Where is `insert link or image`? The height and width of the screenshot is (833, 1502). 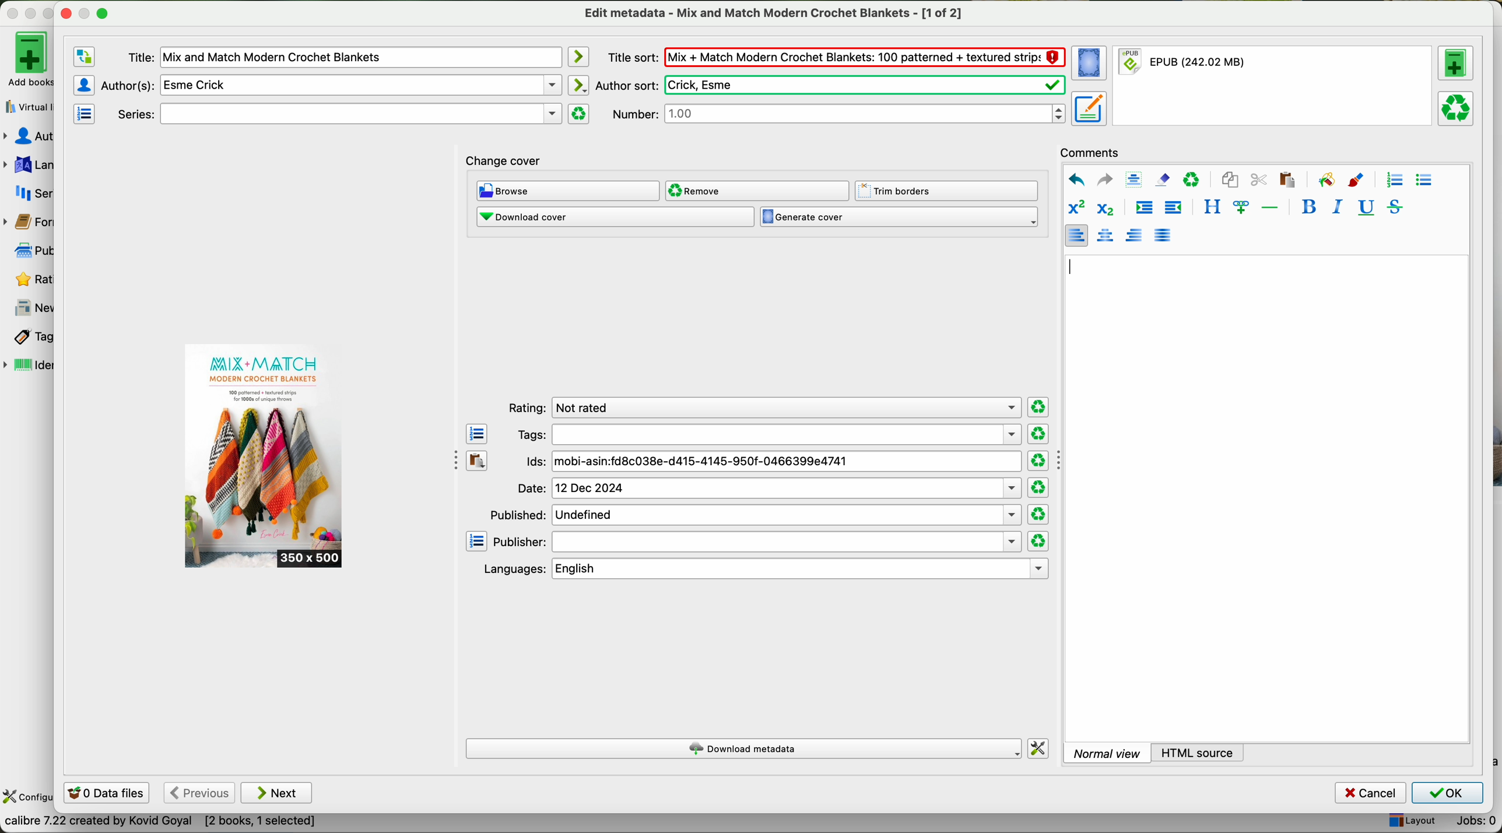 insert link or image is located at coordinates (1241, 207).